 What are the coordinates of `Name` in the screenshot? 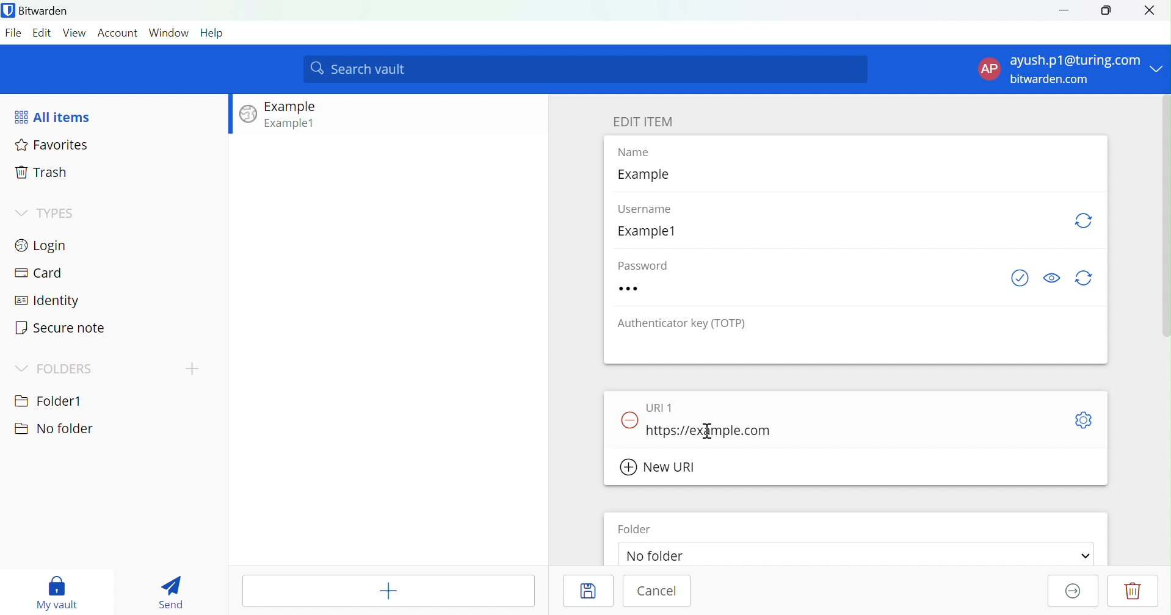 It's located at (642, 153).